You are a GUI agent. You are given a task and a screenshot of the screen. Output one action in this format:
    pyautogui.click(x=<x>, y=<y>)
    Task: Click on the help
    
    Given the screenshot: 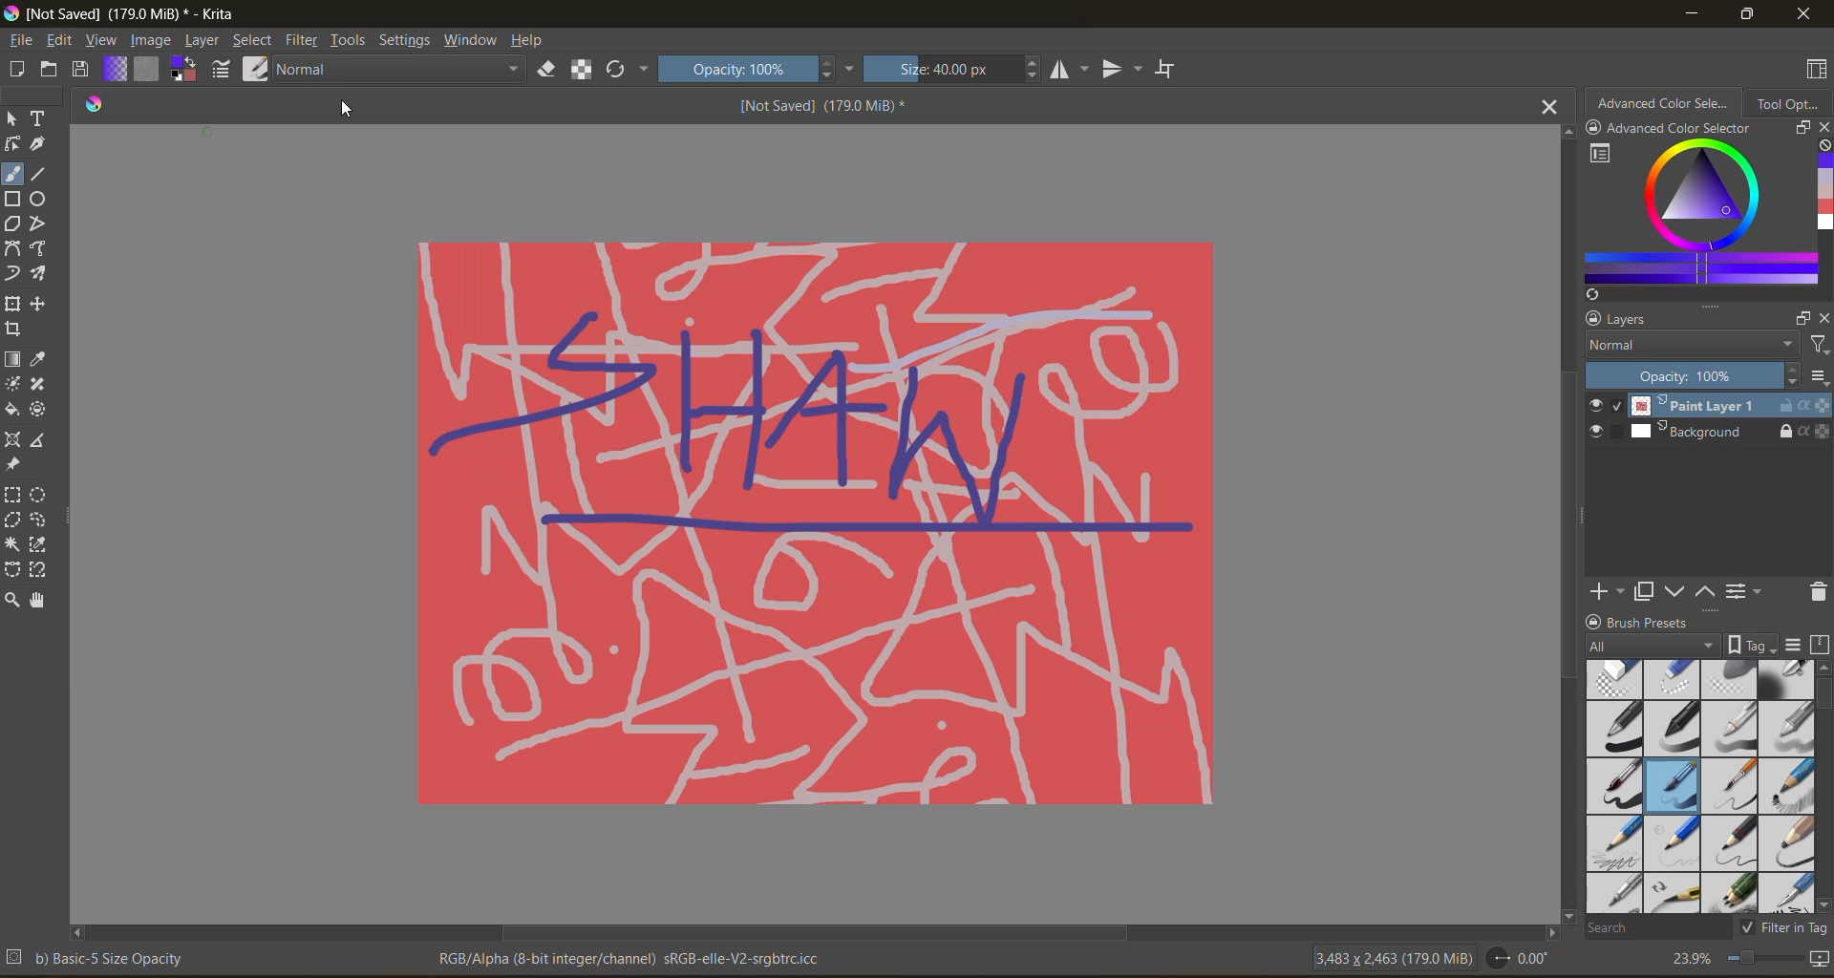 What is the action you would take?
    pyautogui.click(x=530, y=40)
    